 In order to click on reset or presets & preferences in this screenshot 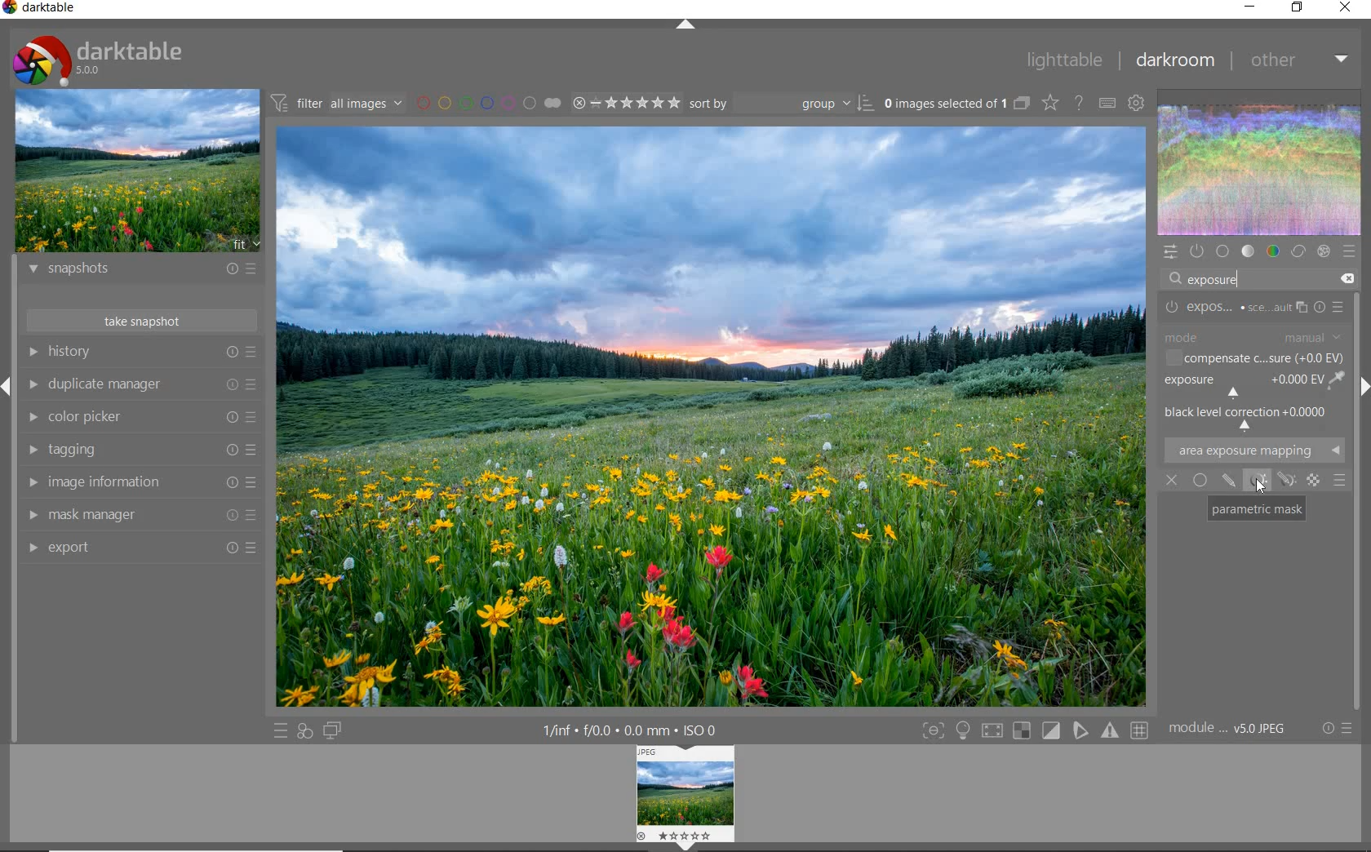, I will do `click(1334, 731)`.